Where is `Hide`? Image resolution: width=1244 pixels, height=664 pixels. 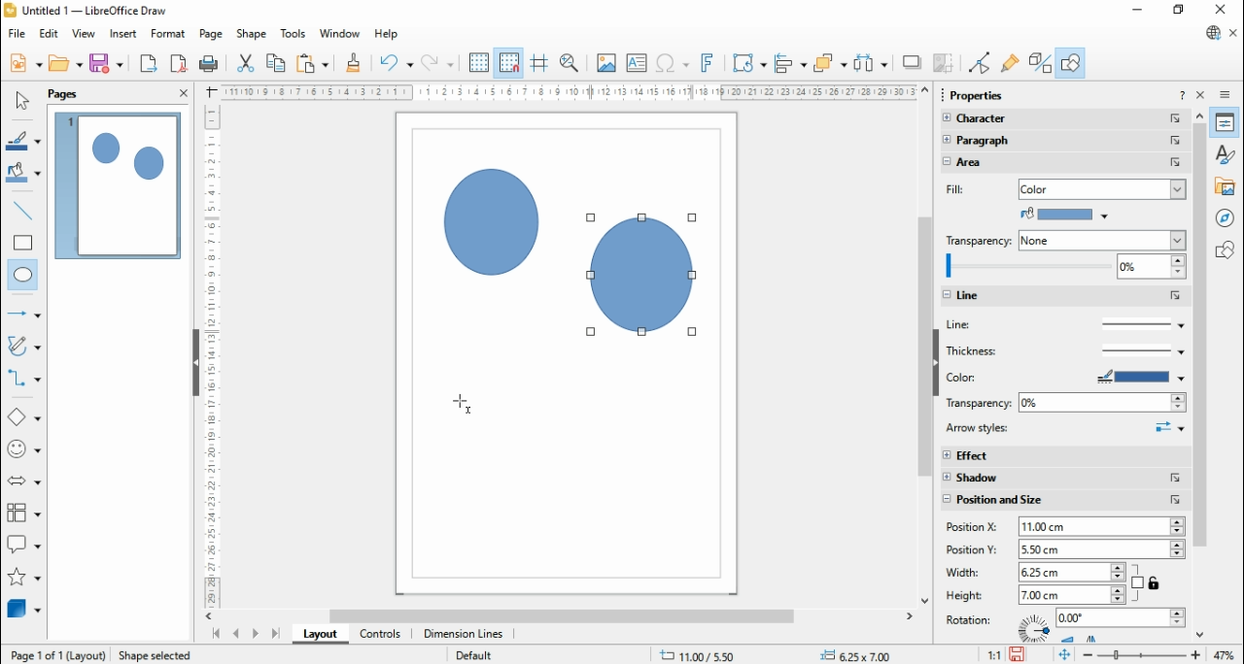 Hide is located at coordinates (195, 364).